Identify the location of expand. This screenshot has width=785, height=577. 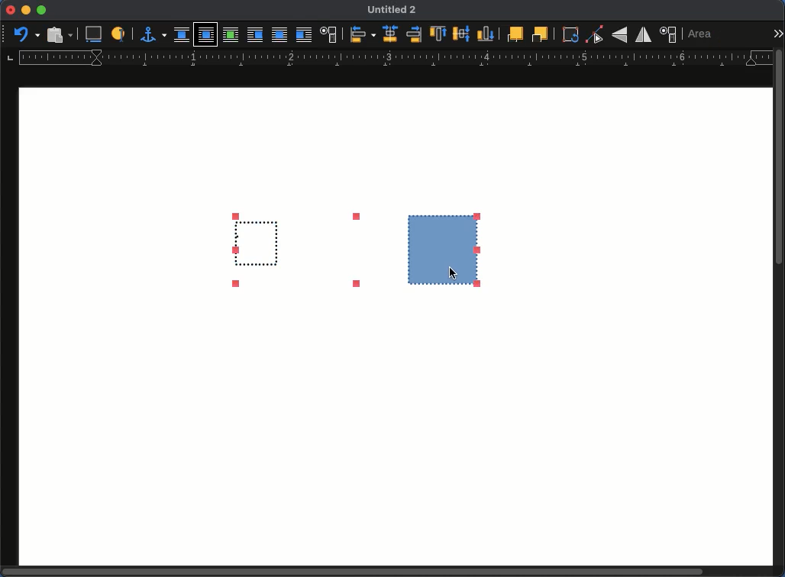
(777, 34).